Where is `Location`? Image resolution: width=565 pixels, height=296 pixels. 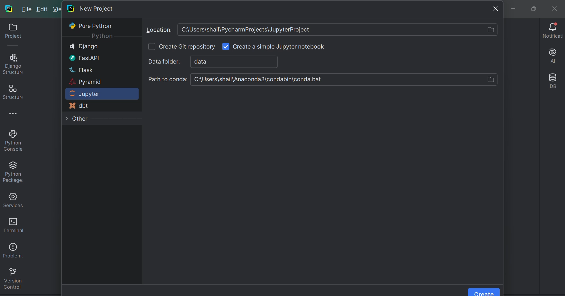
Location is located at coordinates (320, 30).